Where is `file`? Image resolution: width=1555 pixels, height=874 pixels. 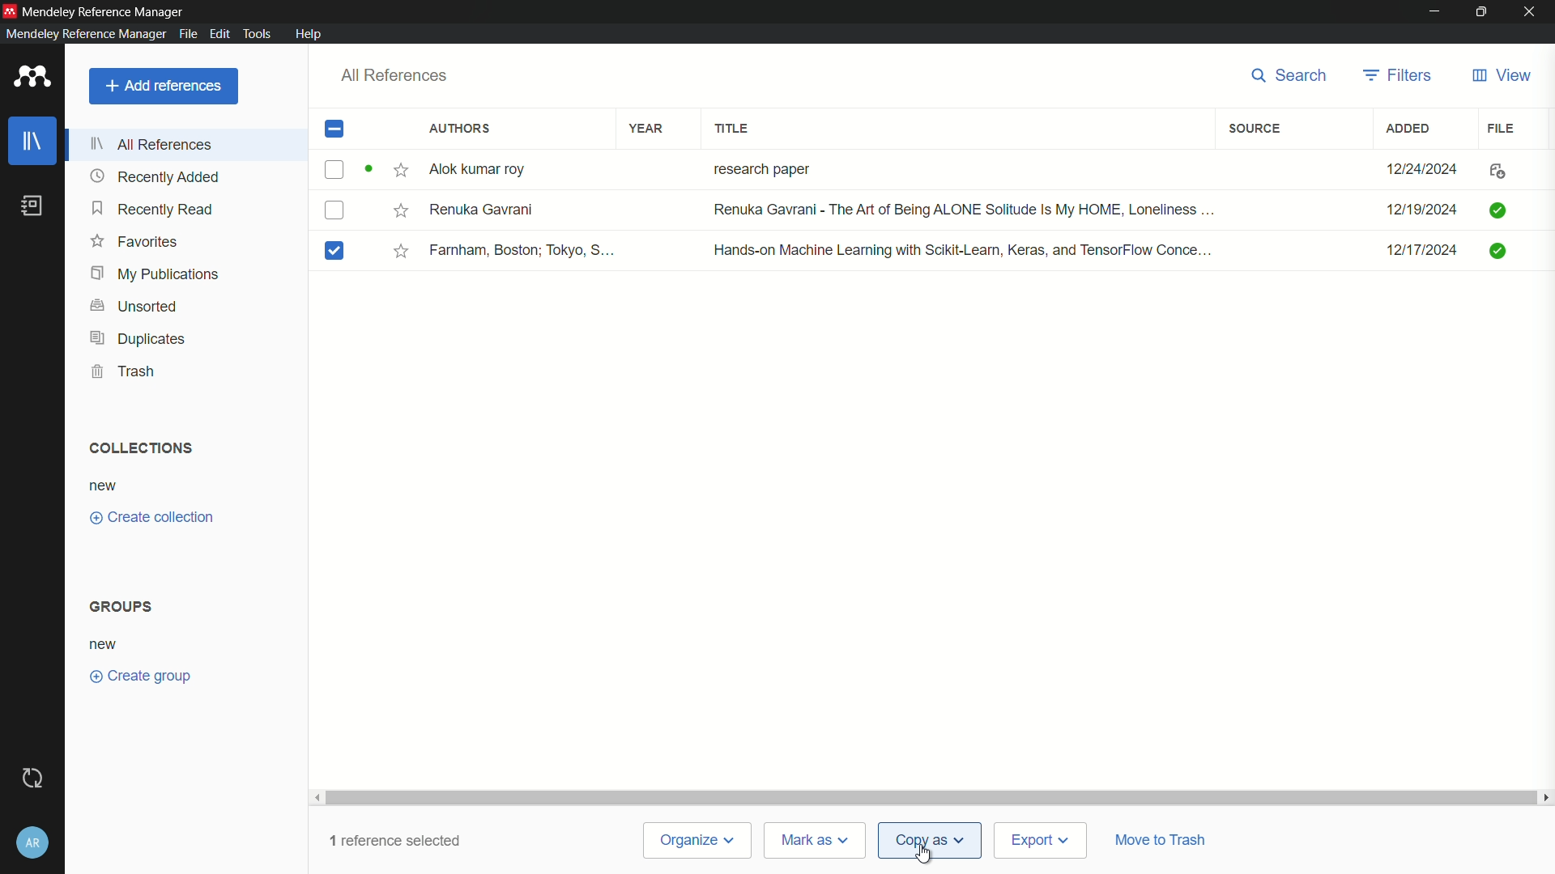
file is located at coordinates (1503, 128).